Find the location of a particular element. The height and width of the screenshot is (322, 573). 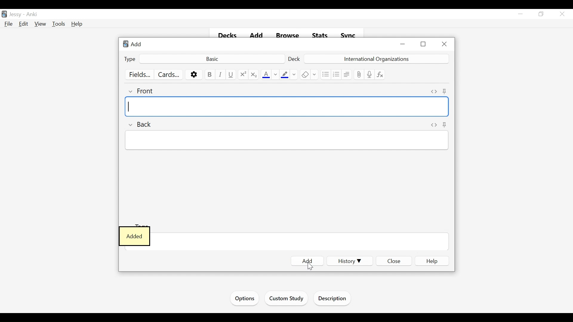

Description is located at coordinates (333, 299).